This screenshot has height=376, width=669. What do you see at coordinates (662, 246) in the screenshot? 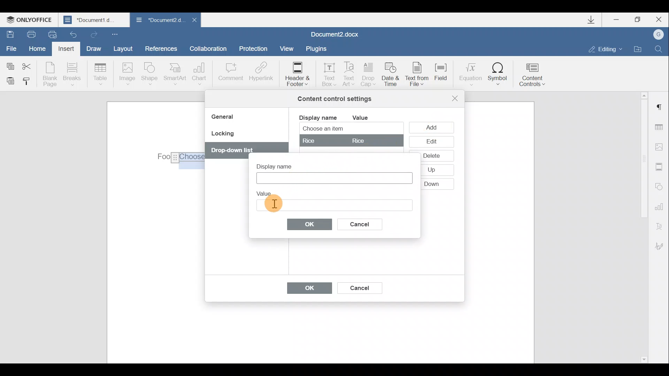
I see `Signature settings` at bounding box center [662, 246].